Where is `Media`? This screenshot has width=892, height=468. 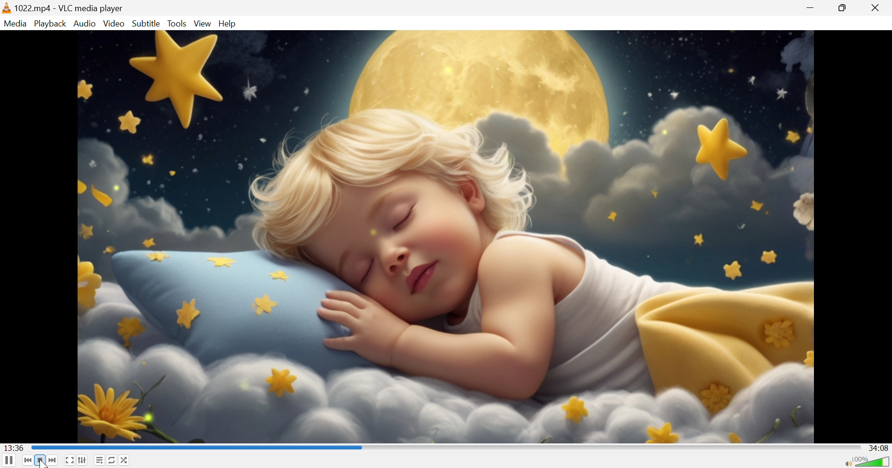
Media is located at coordinates (16, 24).